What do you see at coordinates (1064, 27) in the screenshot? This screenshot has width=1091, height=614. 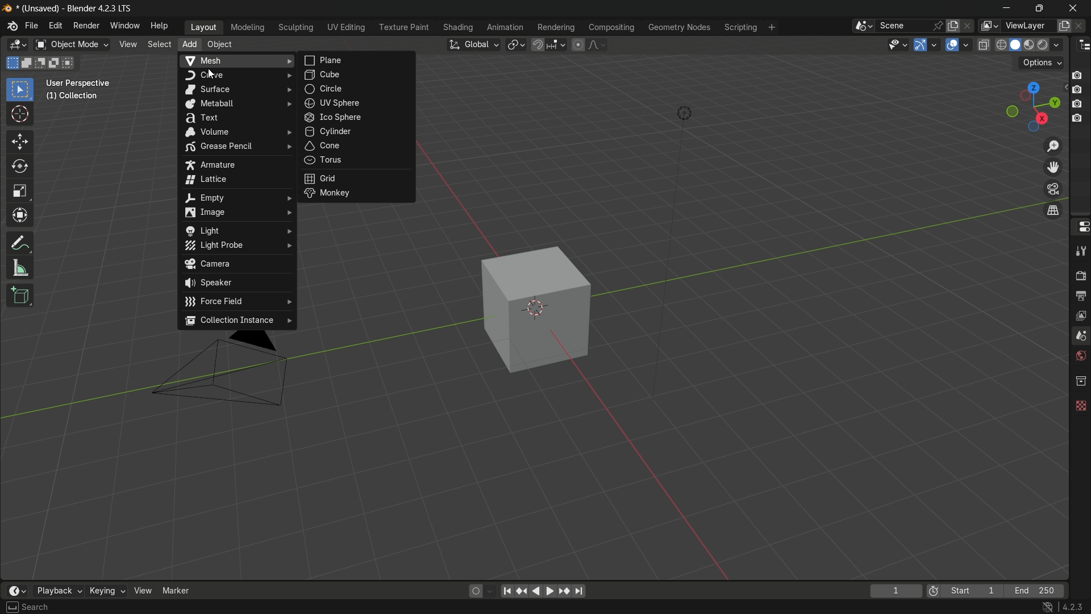 I see `add new layer` at bounding box center [1064, 27].